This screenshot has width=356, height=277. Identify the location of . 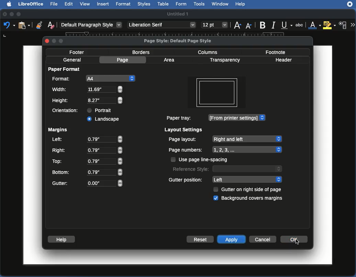
(162, 25).